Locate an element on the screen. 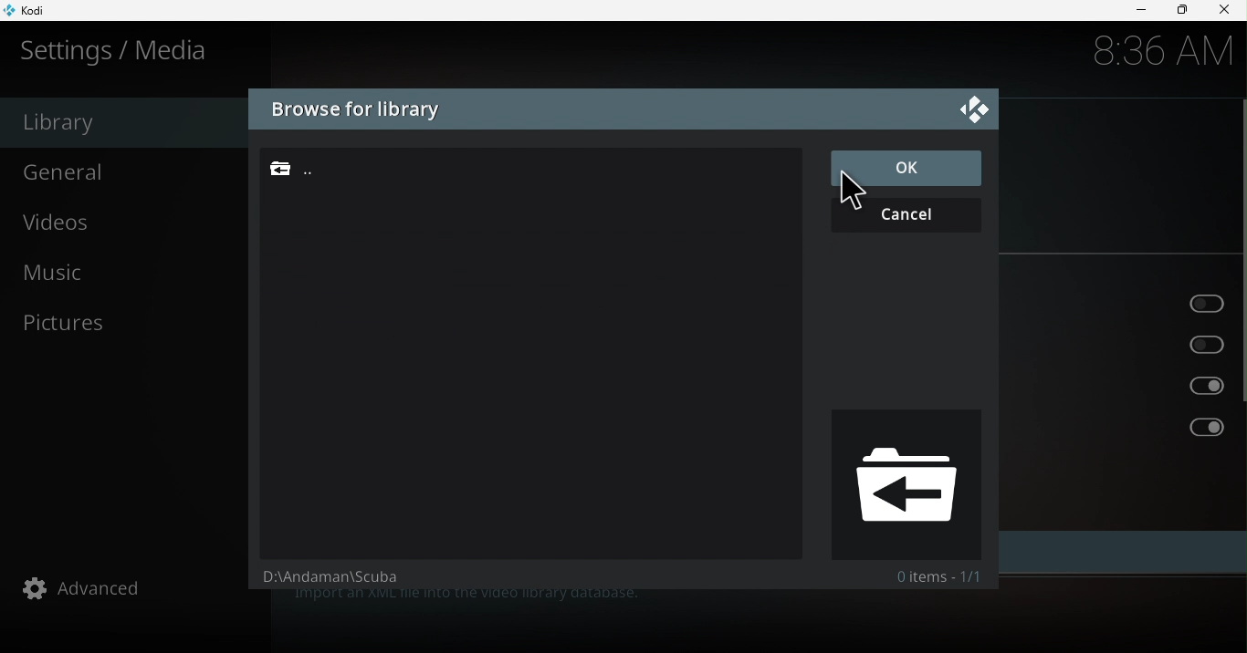 Image resolution: width=1247 pixels, height=653 pixels. Advanced is located at coordinates (136, 587).